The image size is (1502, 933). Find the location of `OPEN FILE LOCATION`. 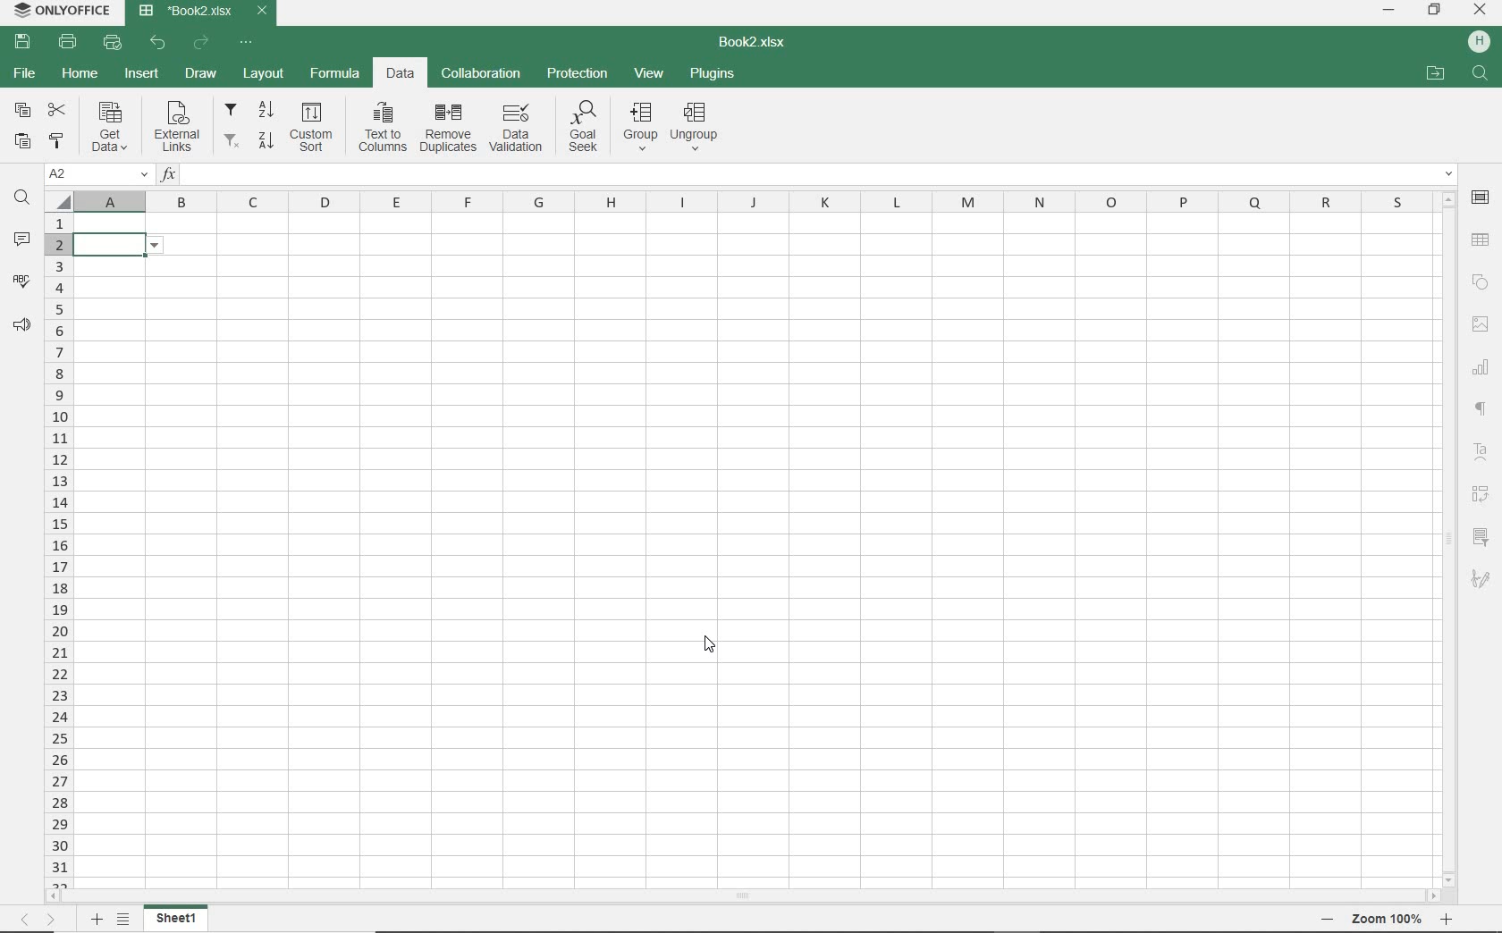

OPEN FILE LOCATION is located at coordinates (1438, 73).